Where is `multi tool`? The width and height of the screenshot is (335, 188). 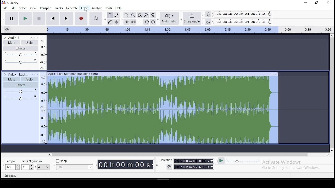
multi tool is located at coordinates (116, 22).